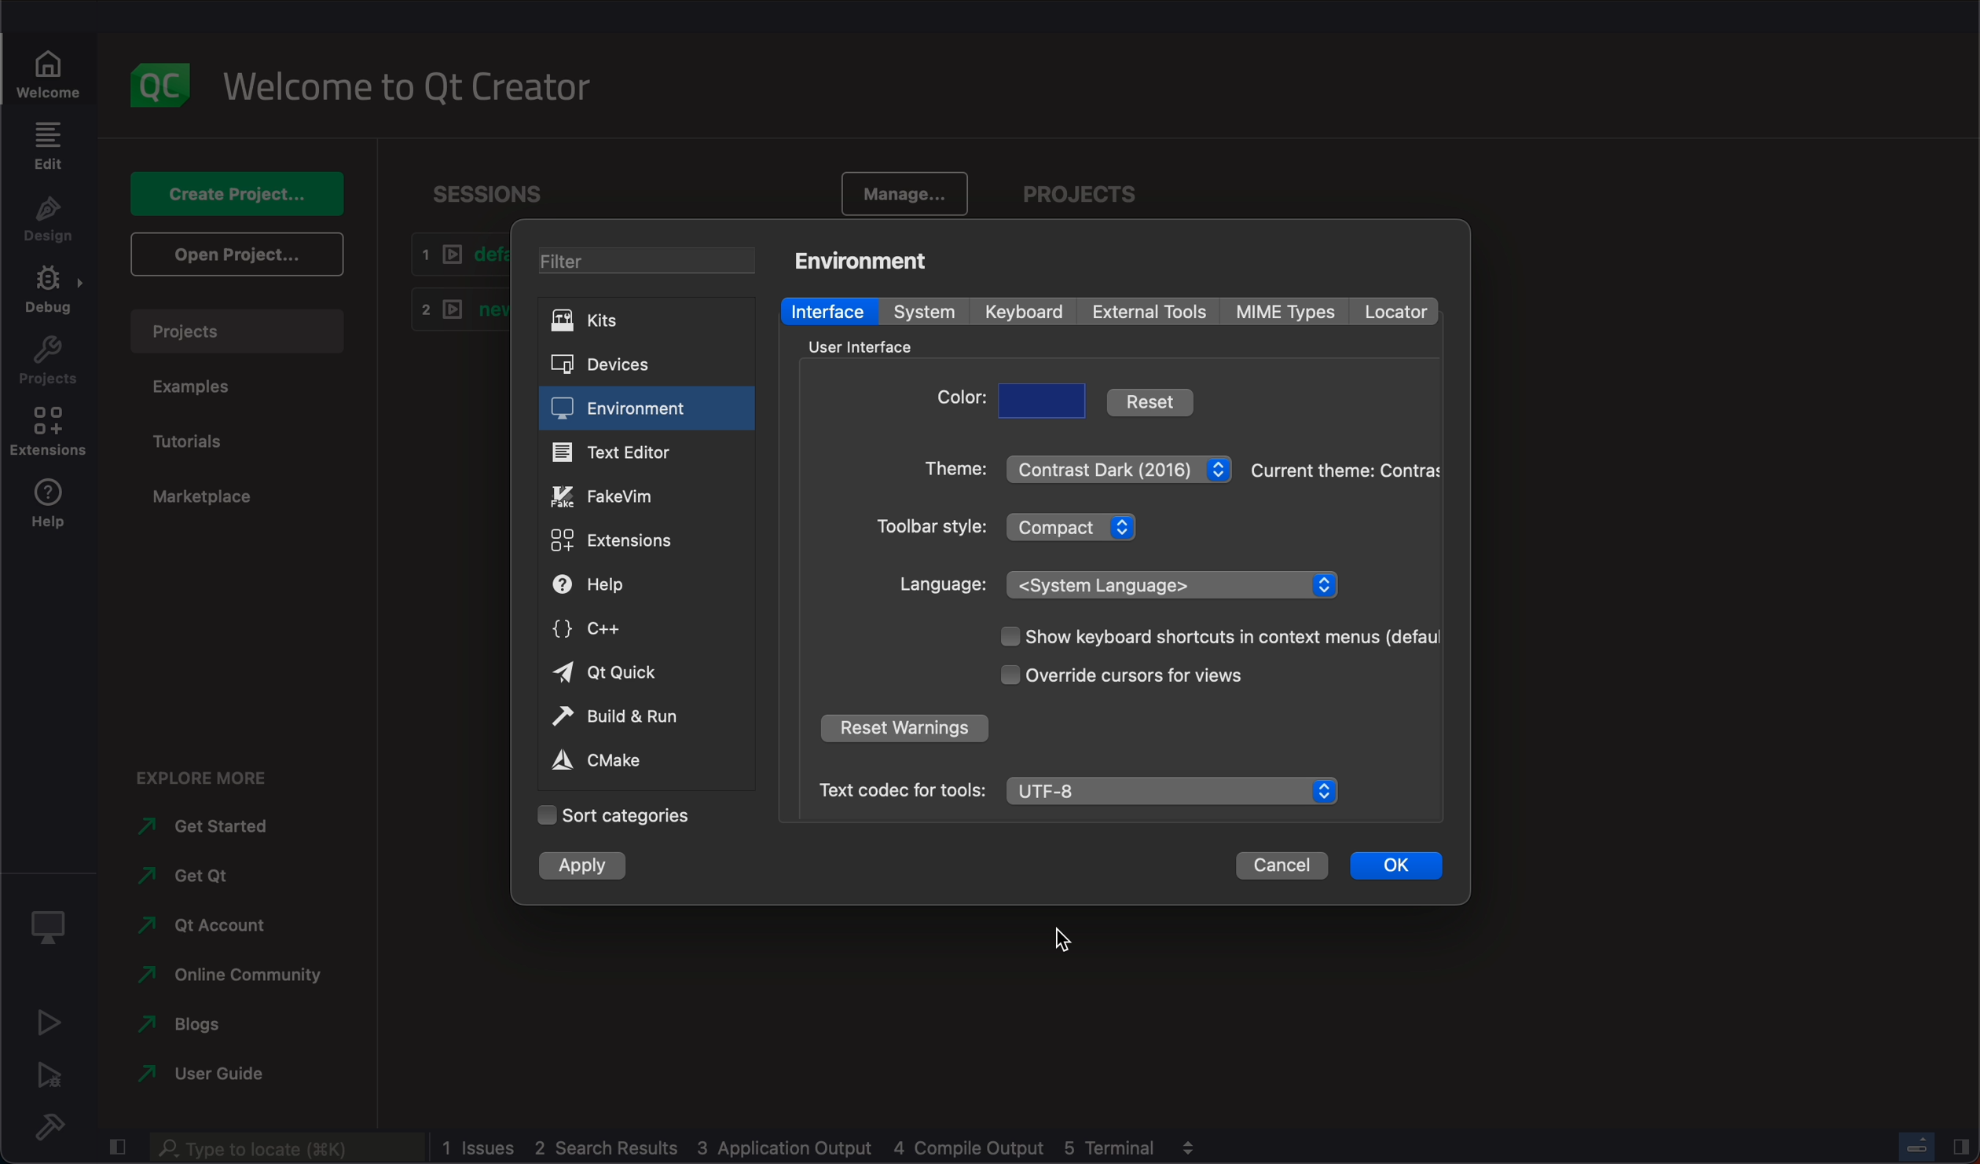  What do you see at coordinates (60, 1126) in the screenshot?
I see `build` at bounding box center [60, 1126].